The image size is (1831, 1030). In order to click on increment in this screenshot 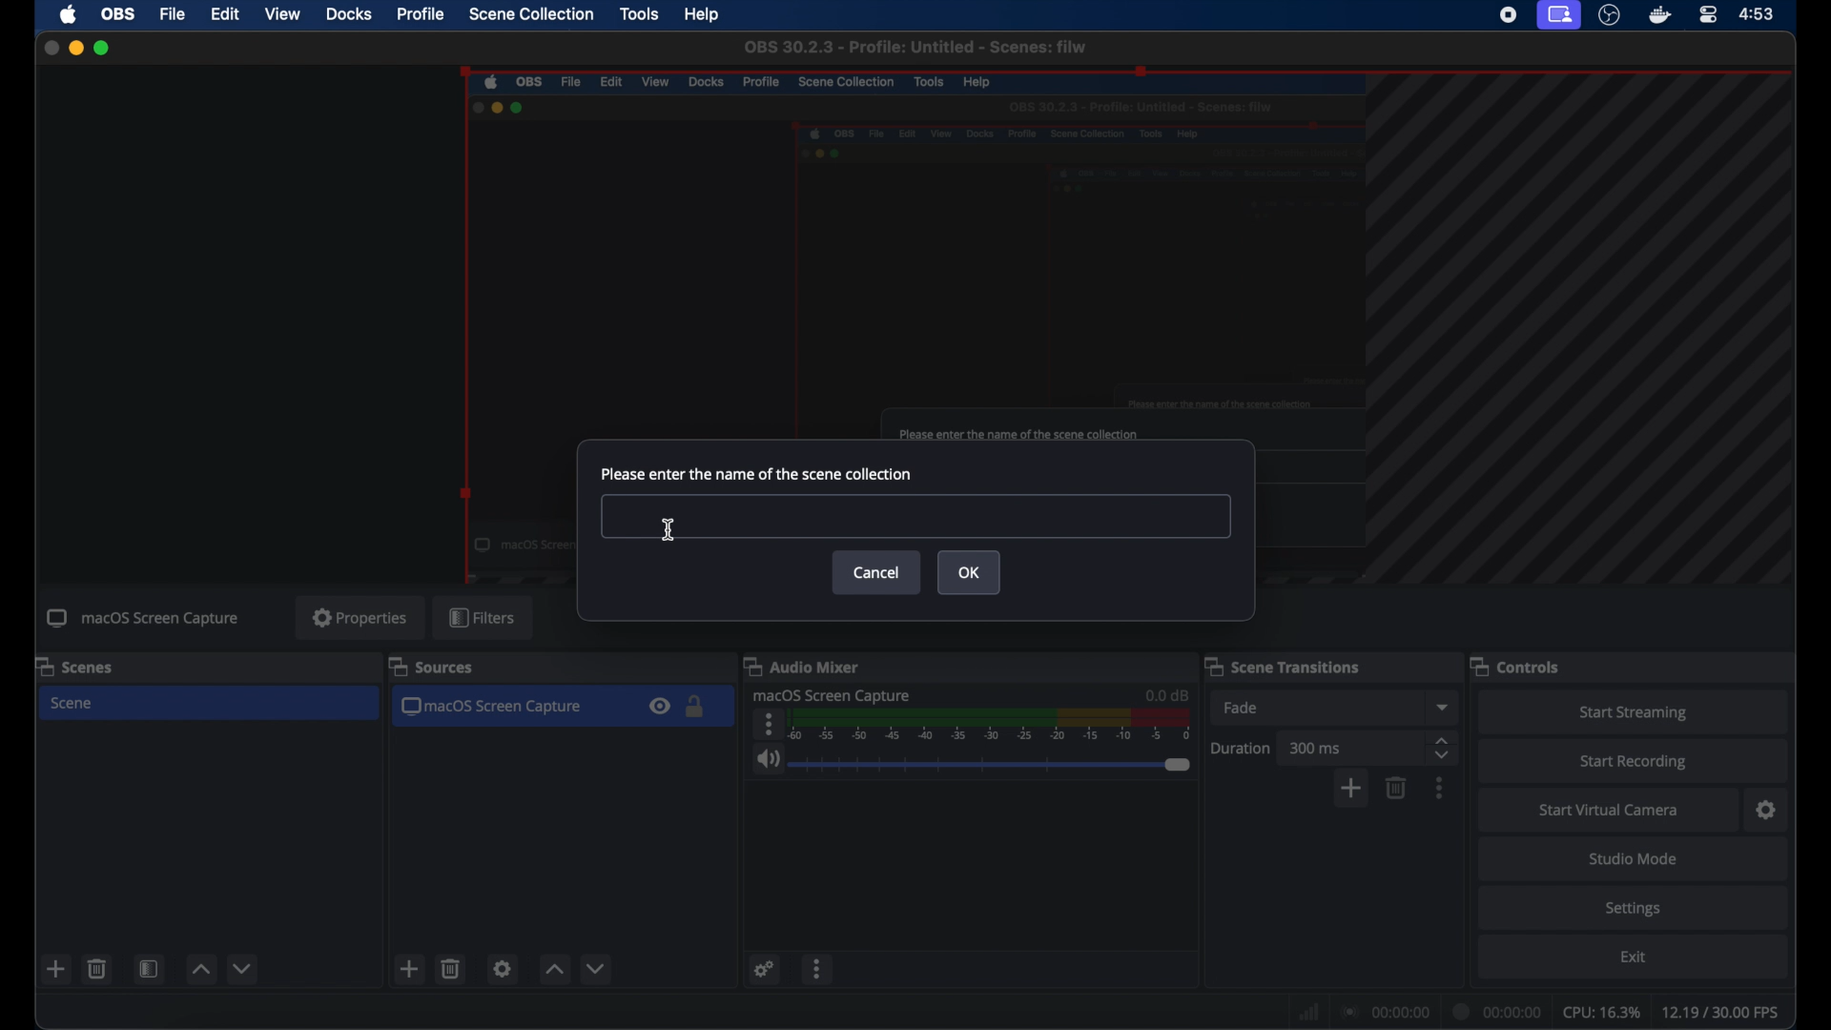, I will do `click(200, 969)`.